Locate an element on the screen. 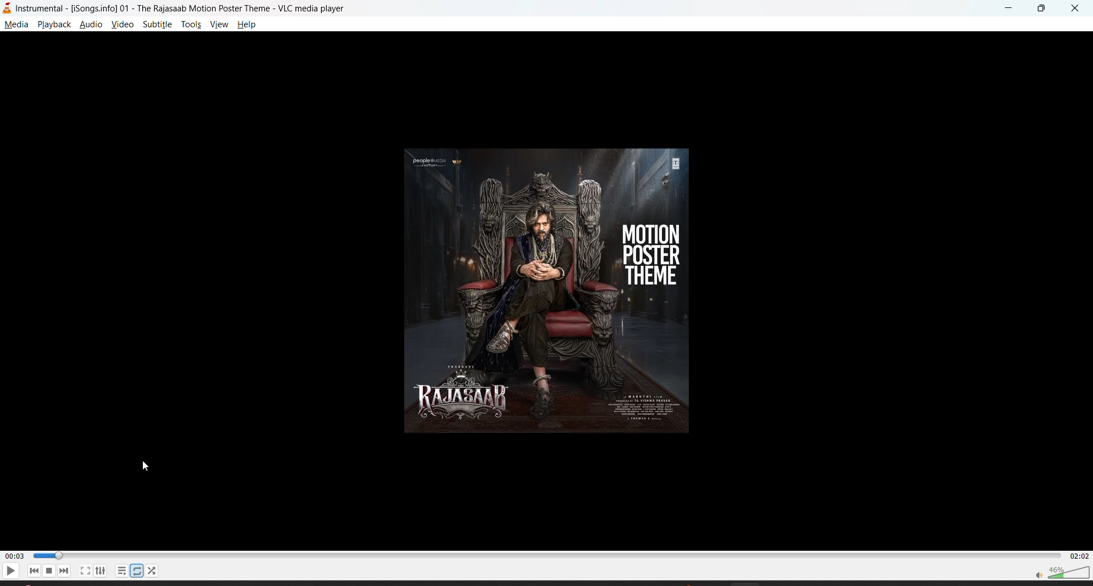  volume is located at coordinates (1062, 573).